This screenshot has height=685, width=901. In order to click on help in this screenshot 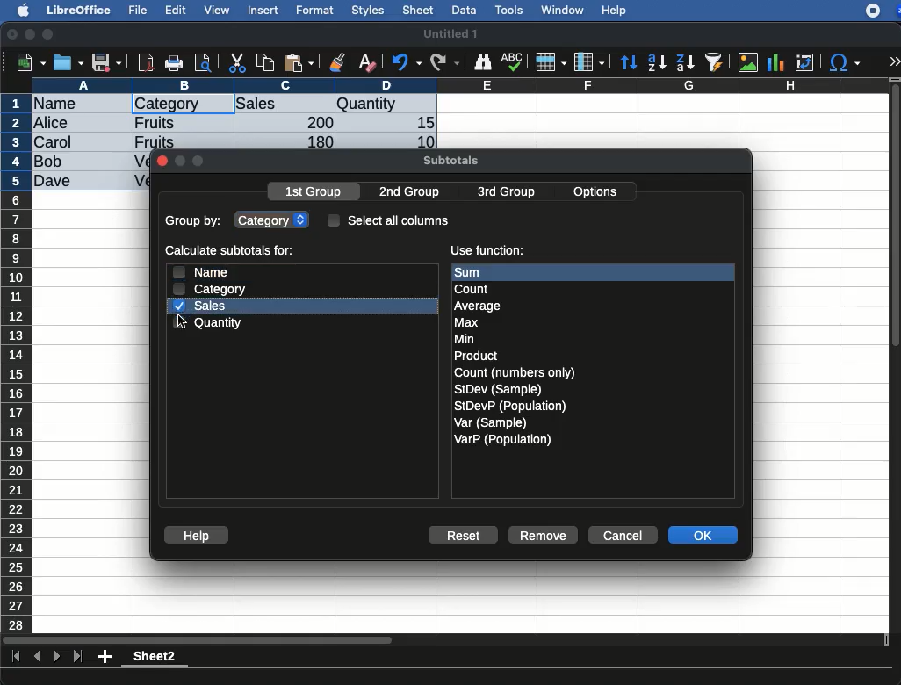, I will do `click(197, 536)`.